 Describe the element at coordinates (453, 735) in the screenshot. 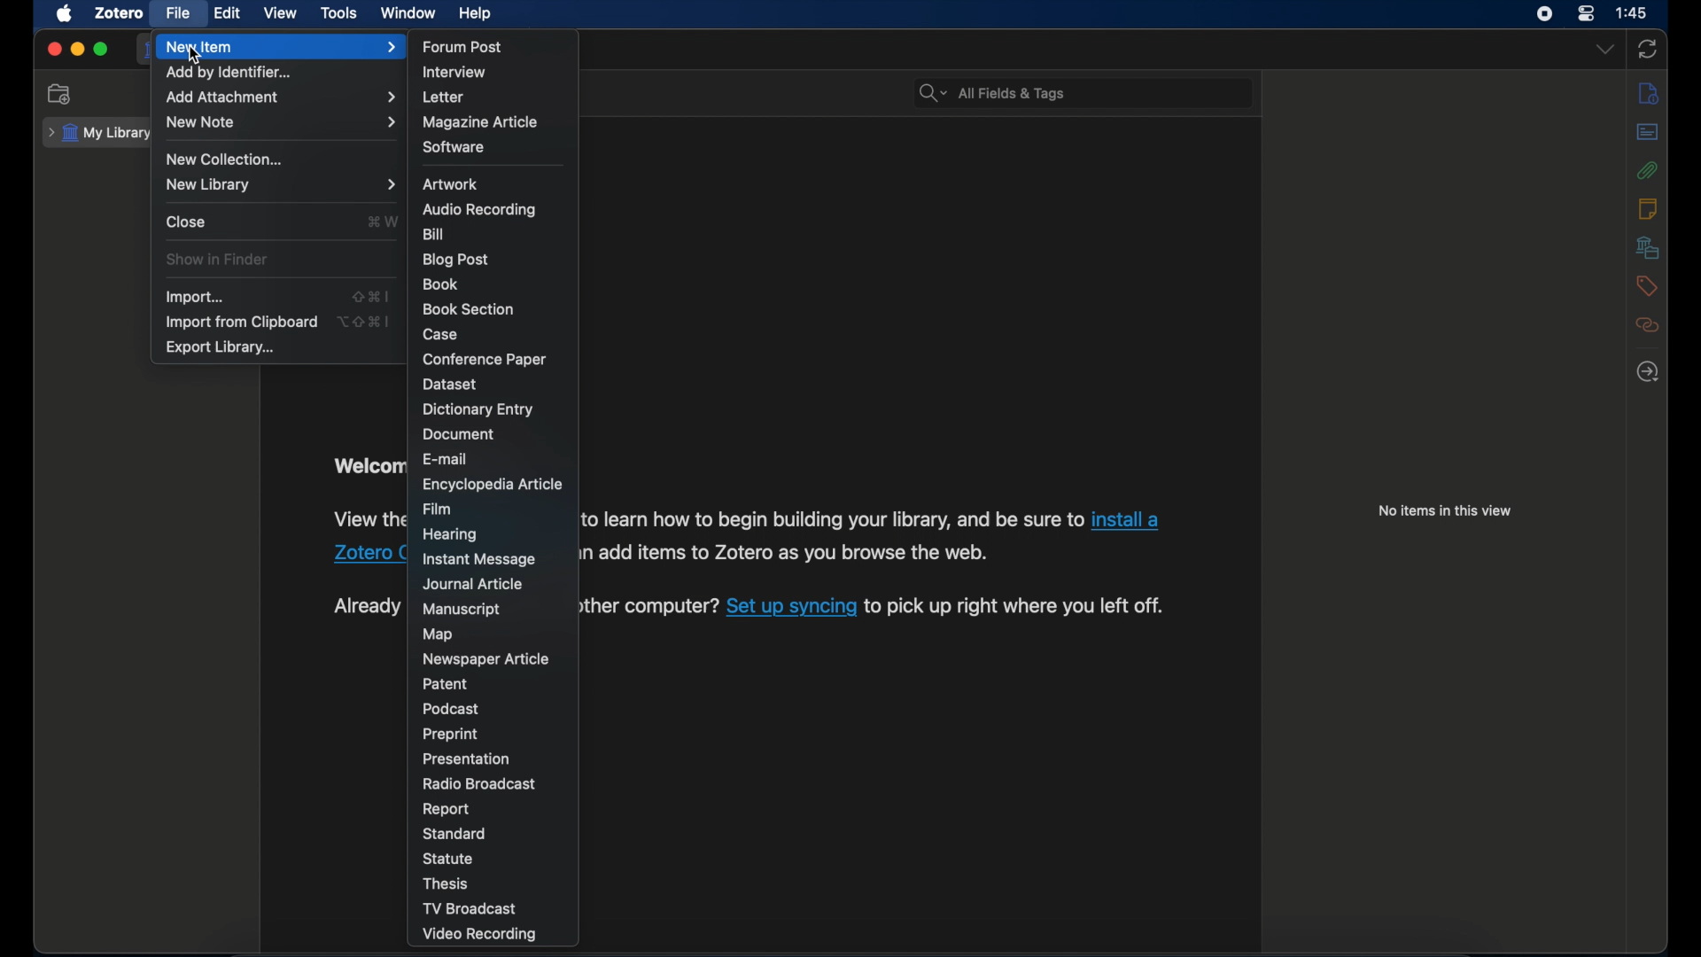

I see `preprint` at that location.